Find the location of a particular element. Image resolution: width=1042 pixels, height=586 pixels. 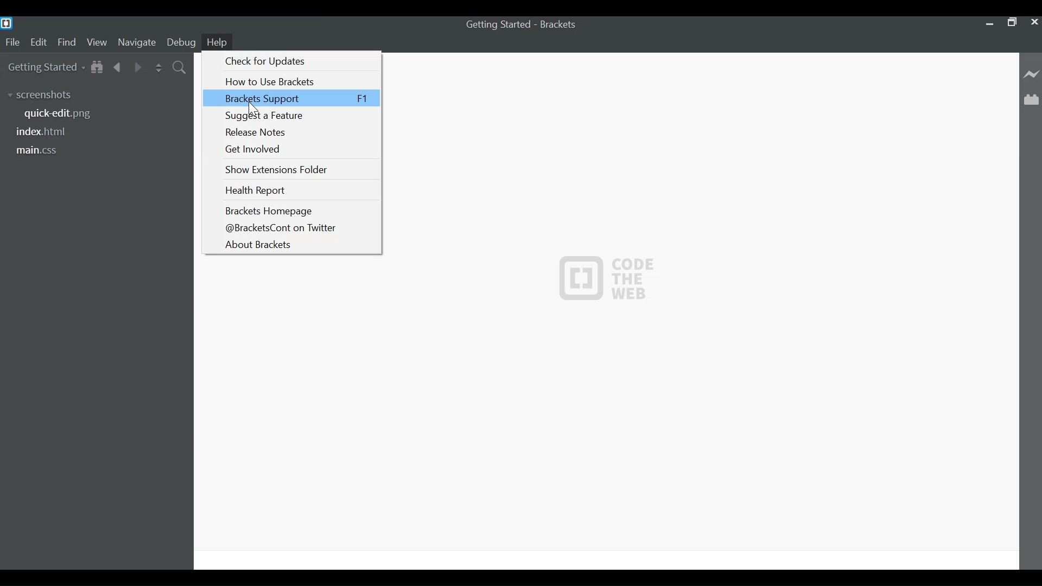

Show Extensions Folder is located at coordinates (298, 169).